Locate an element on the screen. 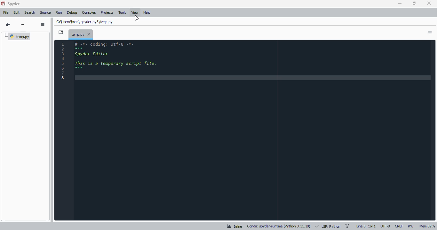 This screenshot has height=230, width=437. browse tabs is located at coordinates (61, 32).